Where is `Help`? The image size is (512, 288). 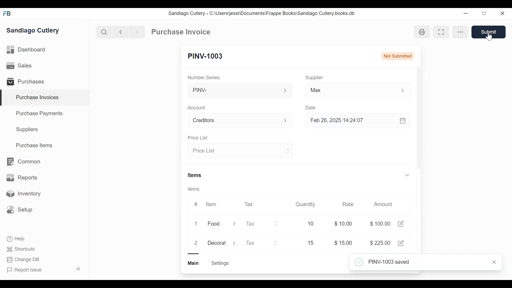 Help is located at coordinates (16, 239).